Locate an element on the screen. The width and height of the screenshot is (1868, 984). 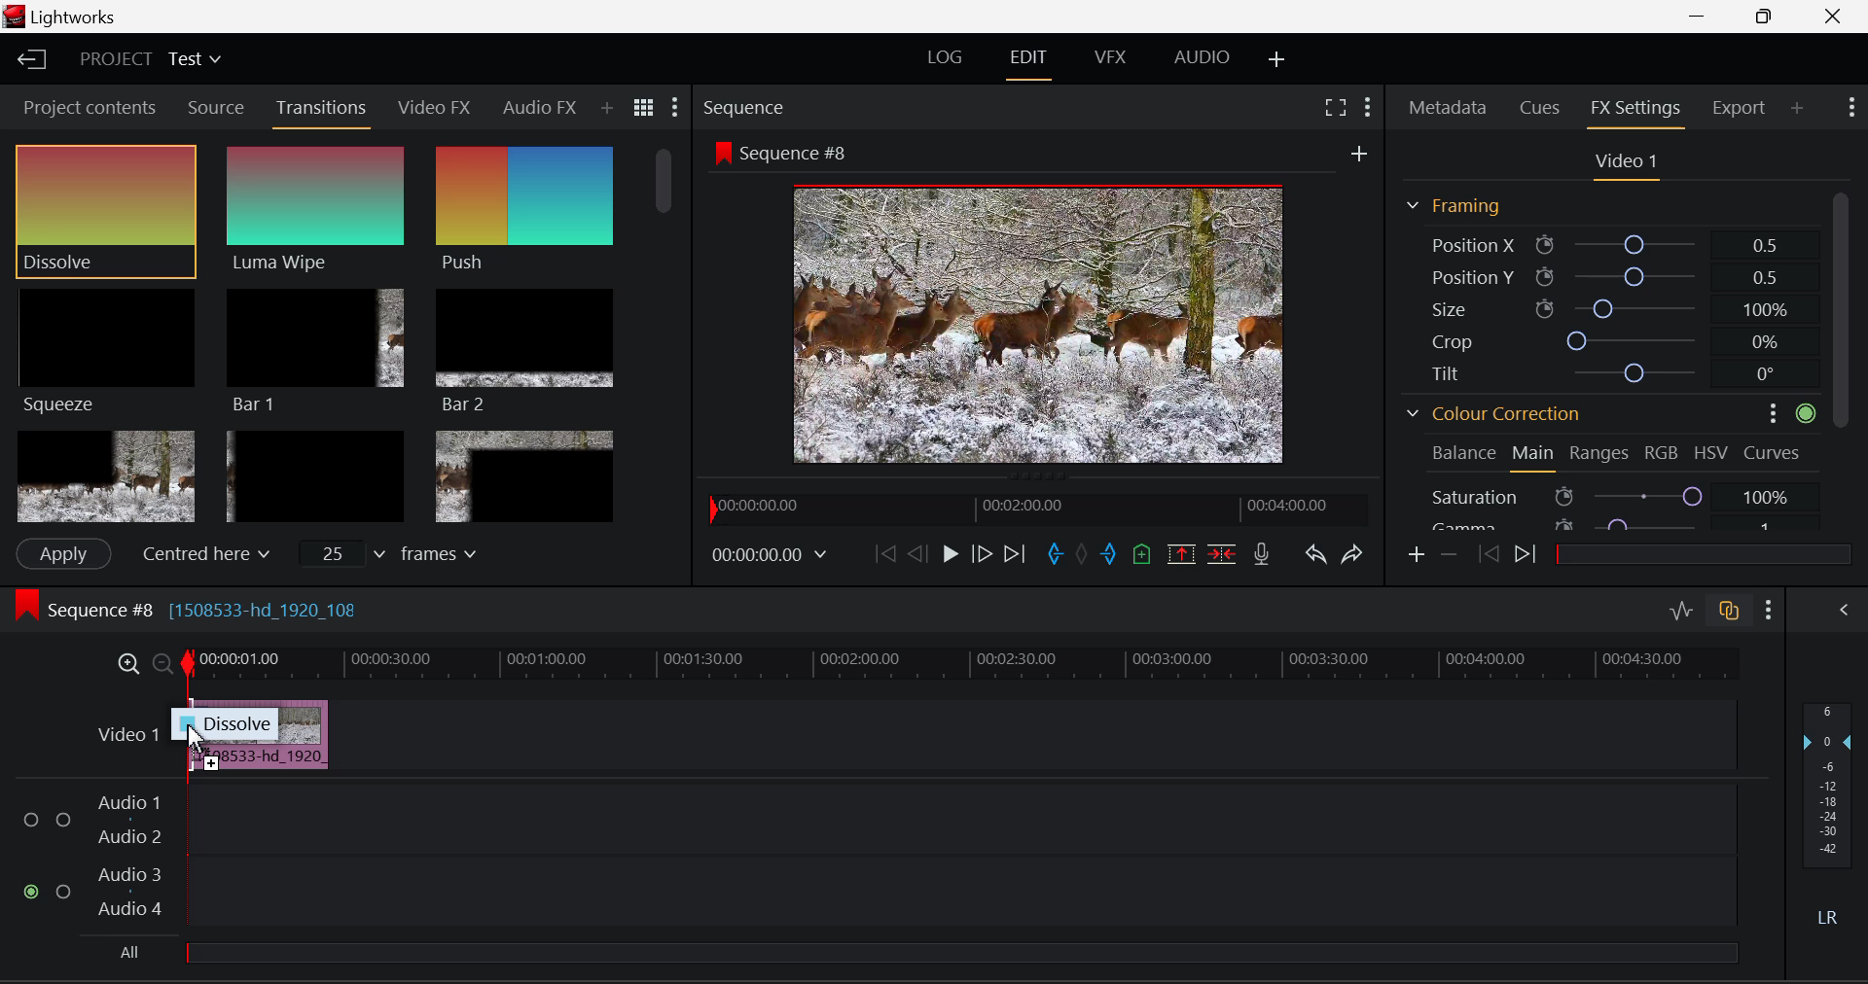
Toggle Auto Track Sync is located at coordinates (1729, 613).